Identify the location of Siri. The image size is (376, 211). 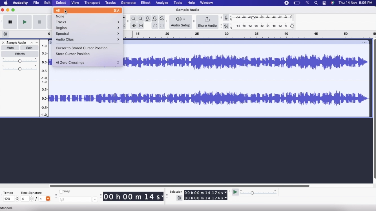
(333, 3).